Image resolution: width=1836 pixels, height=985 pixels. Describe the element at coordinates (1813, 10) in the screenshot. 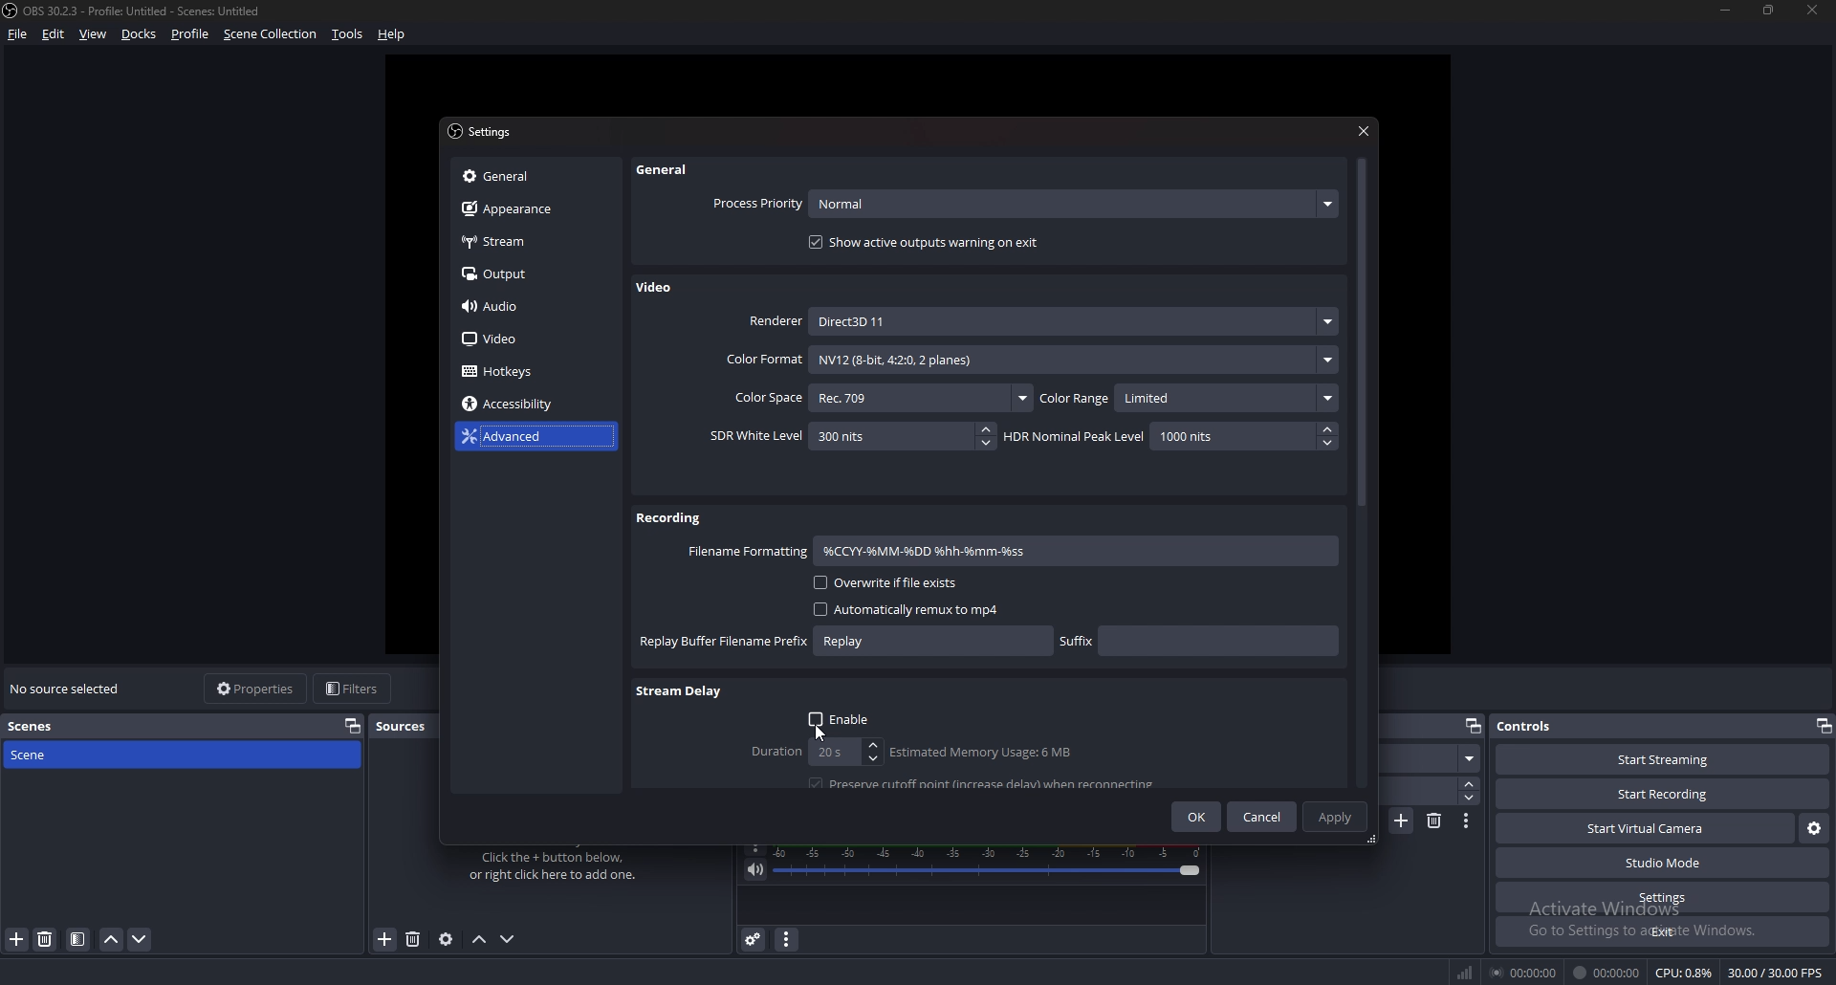

I see `close` at that location.